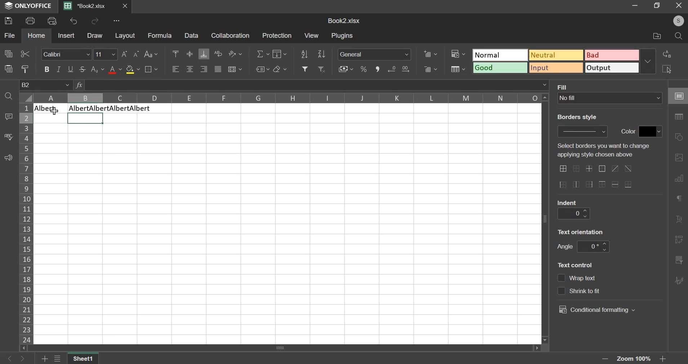 Image resolution: width=688 pixels, height=364 pixels. What do you see at coordinates (375, 54) in the screenshot?
I see `number format` at bounding box center [375, 54].